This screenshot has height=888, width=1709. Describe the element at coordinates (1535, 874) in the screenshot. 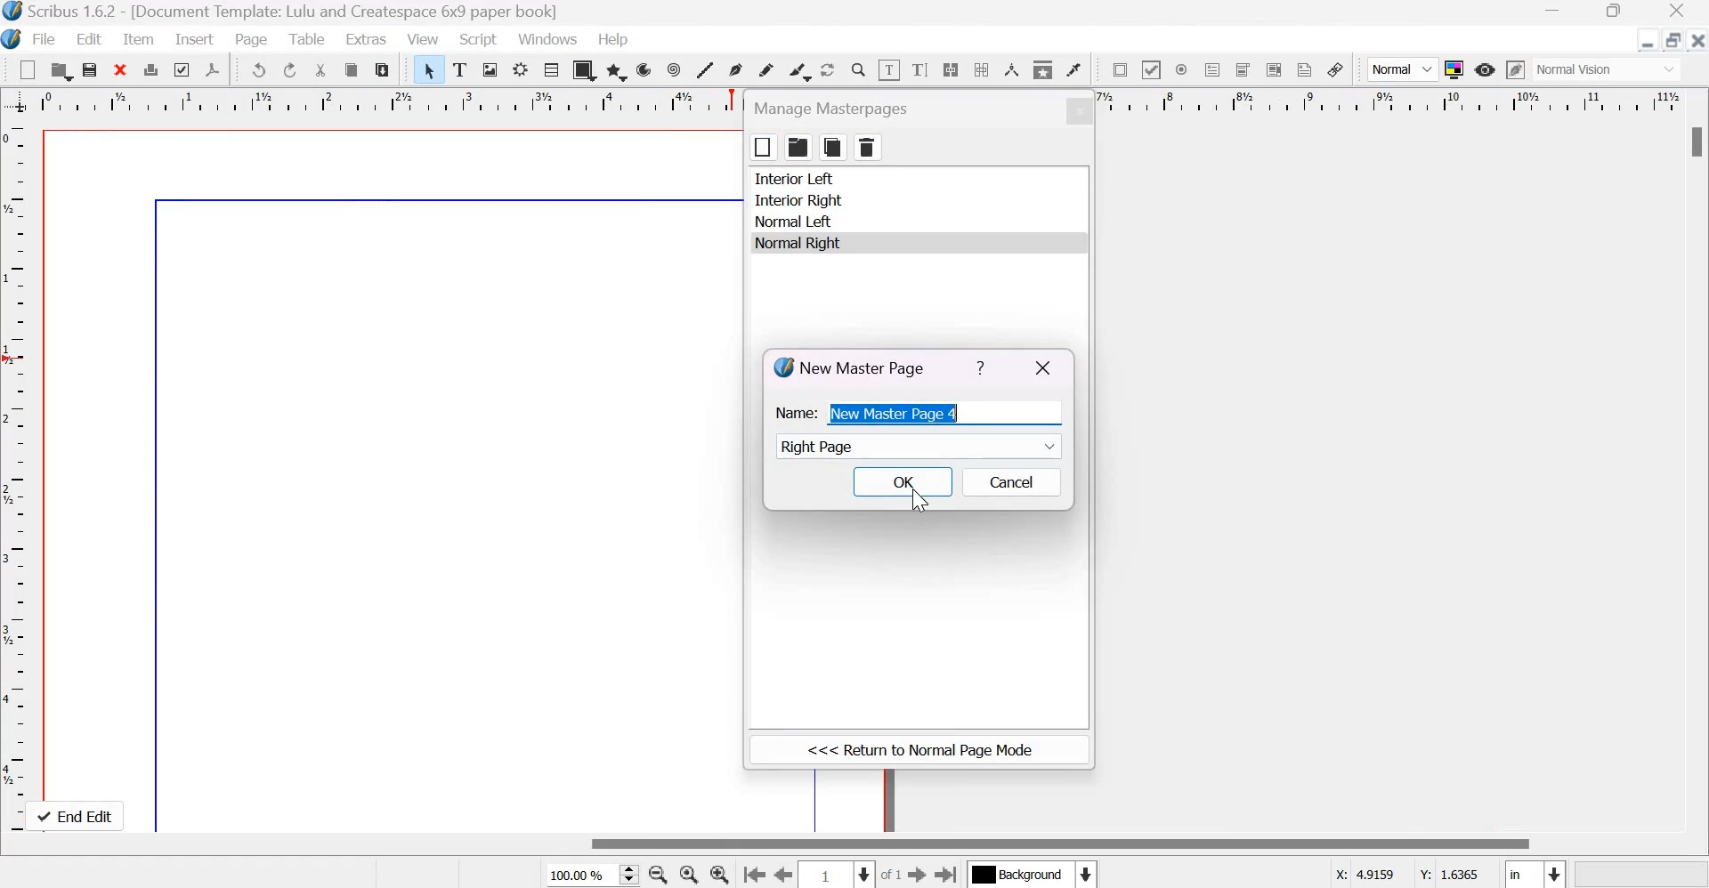

I see `Select the current unit` at that location.